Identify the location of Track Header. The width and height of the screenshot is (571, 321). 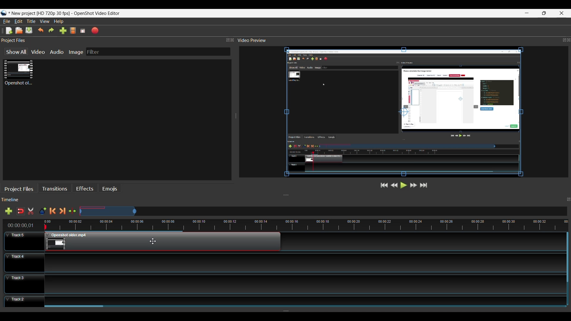
(24, 301).